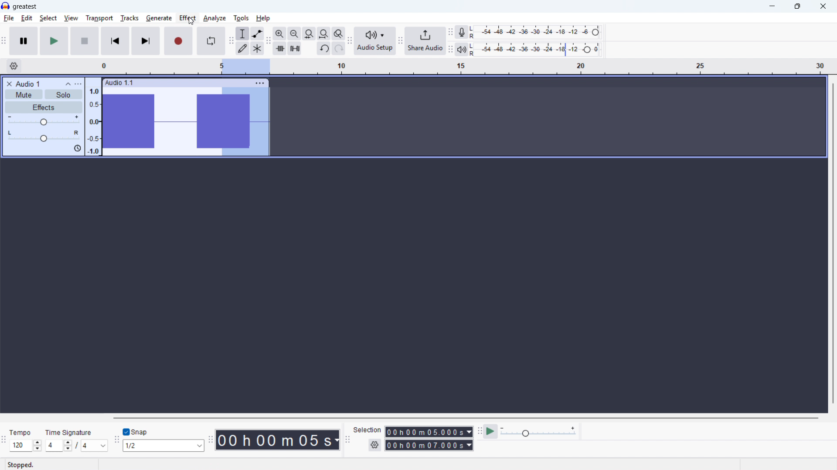 This screenshot has width=837, height=470. What do you see at coordinates (115, 41) in the screenshot?
I see `Skip to start ` at bounding box center [115, 41].